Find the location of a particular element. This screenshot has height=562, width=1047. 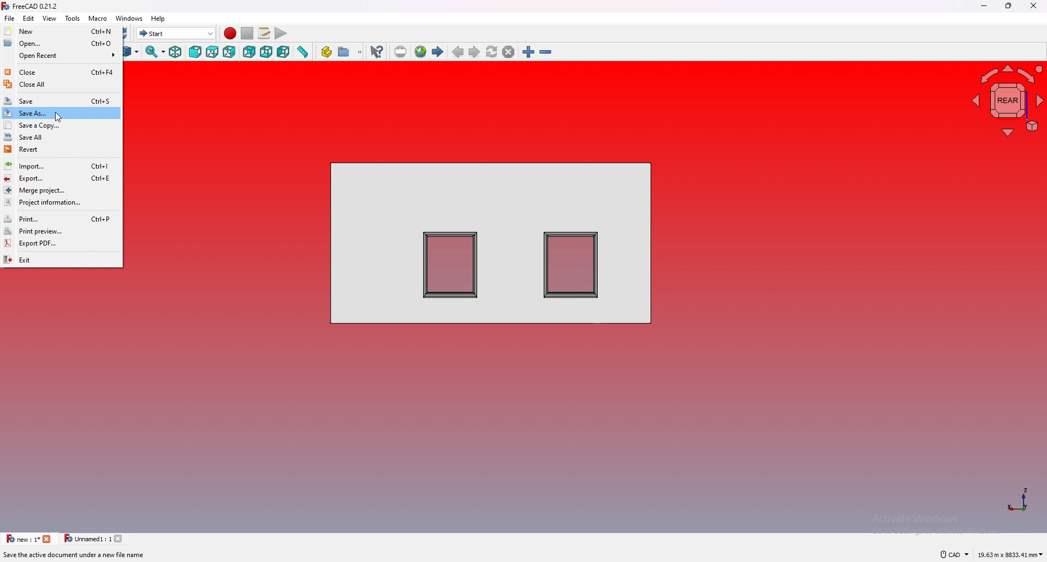

tools is located at coordinates (72, 18).